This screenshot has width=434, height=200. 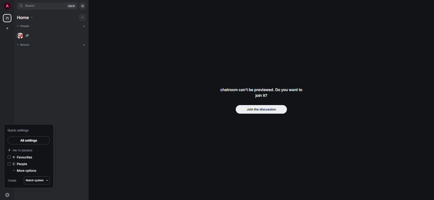 What do you see at coordinates (23, 164) in the screenshot?
I see `people` at bounding box center [23, 164].